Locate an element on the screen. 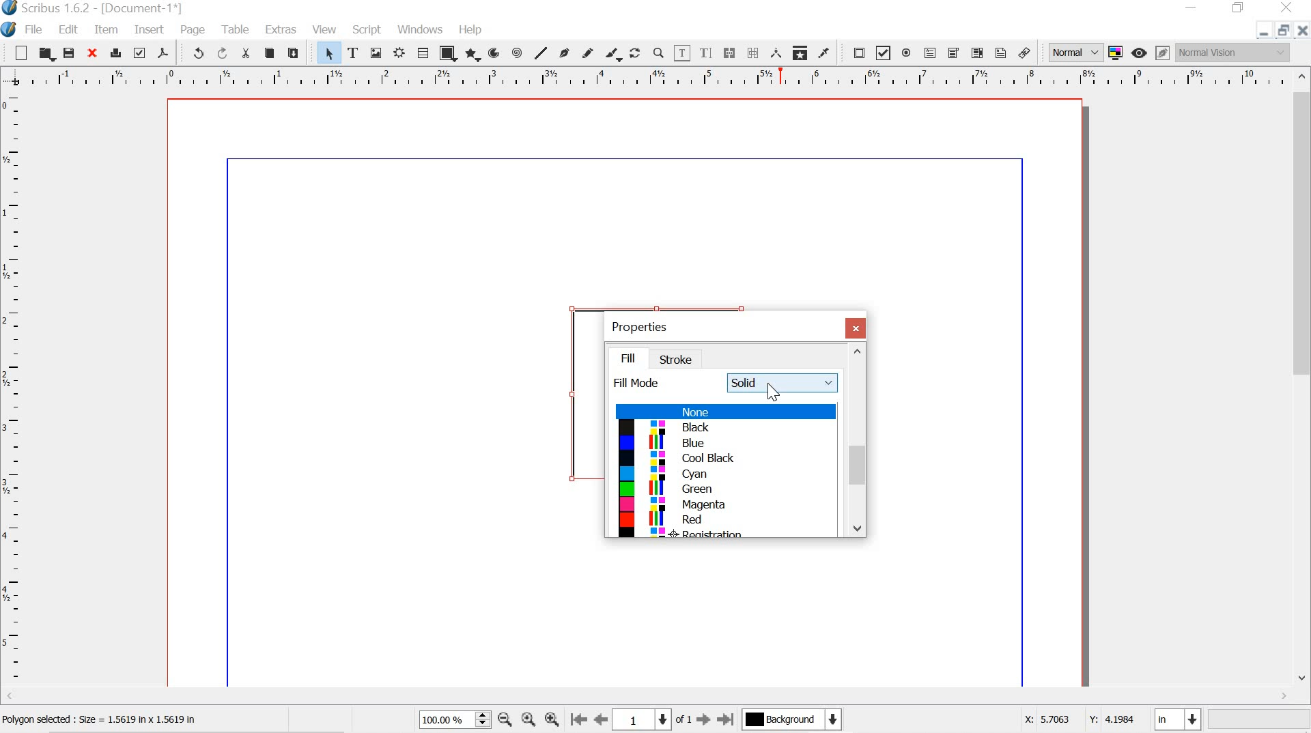 Image resolution: width=1311 pixels, height=733 pixels. item is located at coordinates (106, 29).